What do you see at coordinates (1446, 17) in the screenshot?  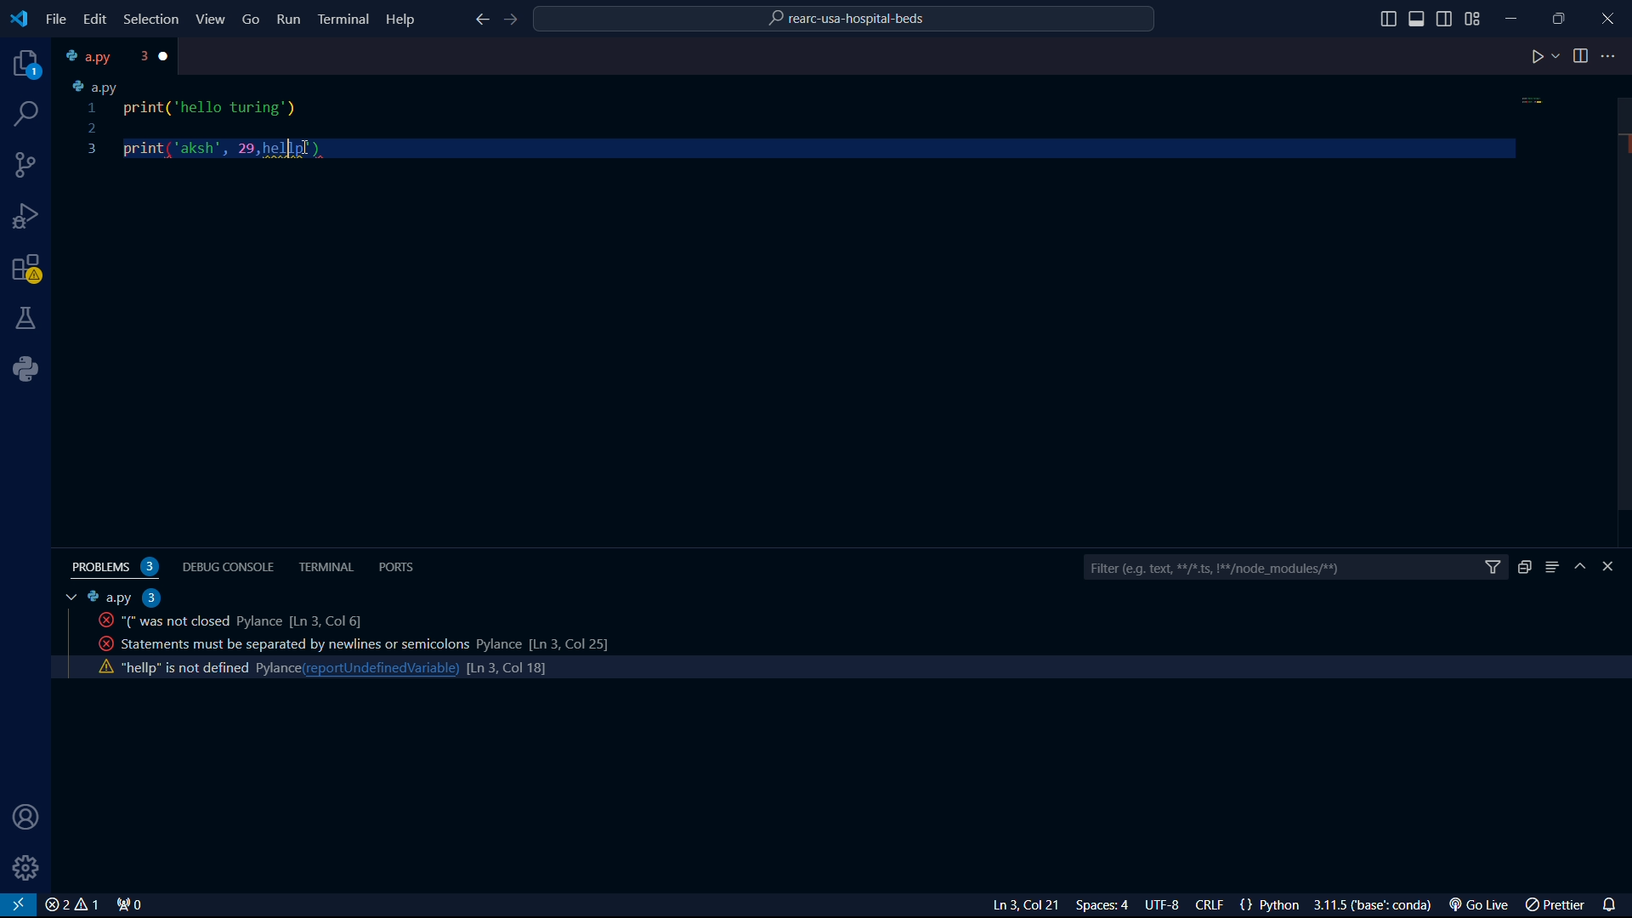 I see `toggle sidebar` at bounding box center [1446, 17].